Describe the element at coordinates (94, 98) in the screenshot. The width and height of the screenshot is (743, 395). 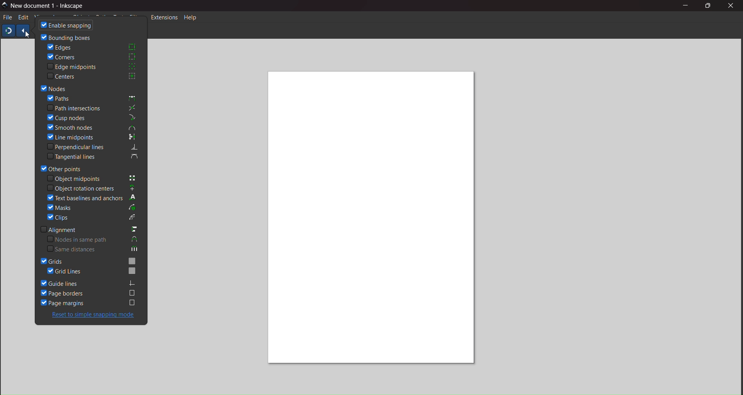
I see `path` at that location.